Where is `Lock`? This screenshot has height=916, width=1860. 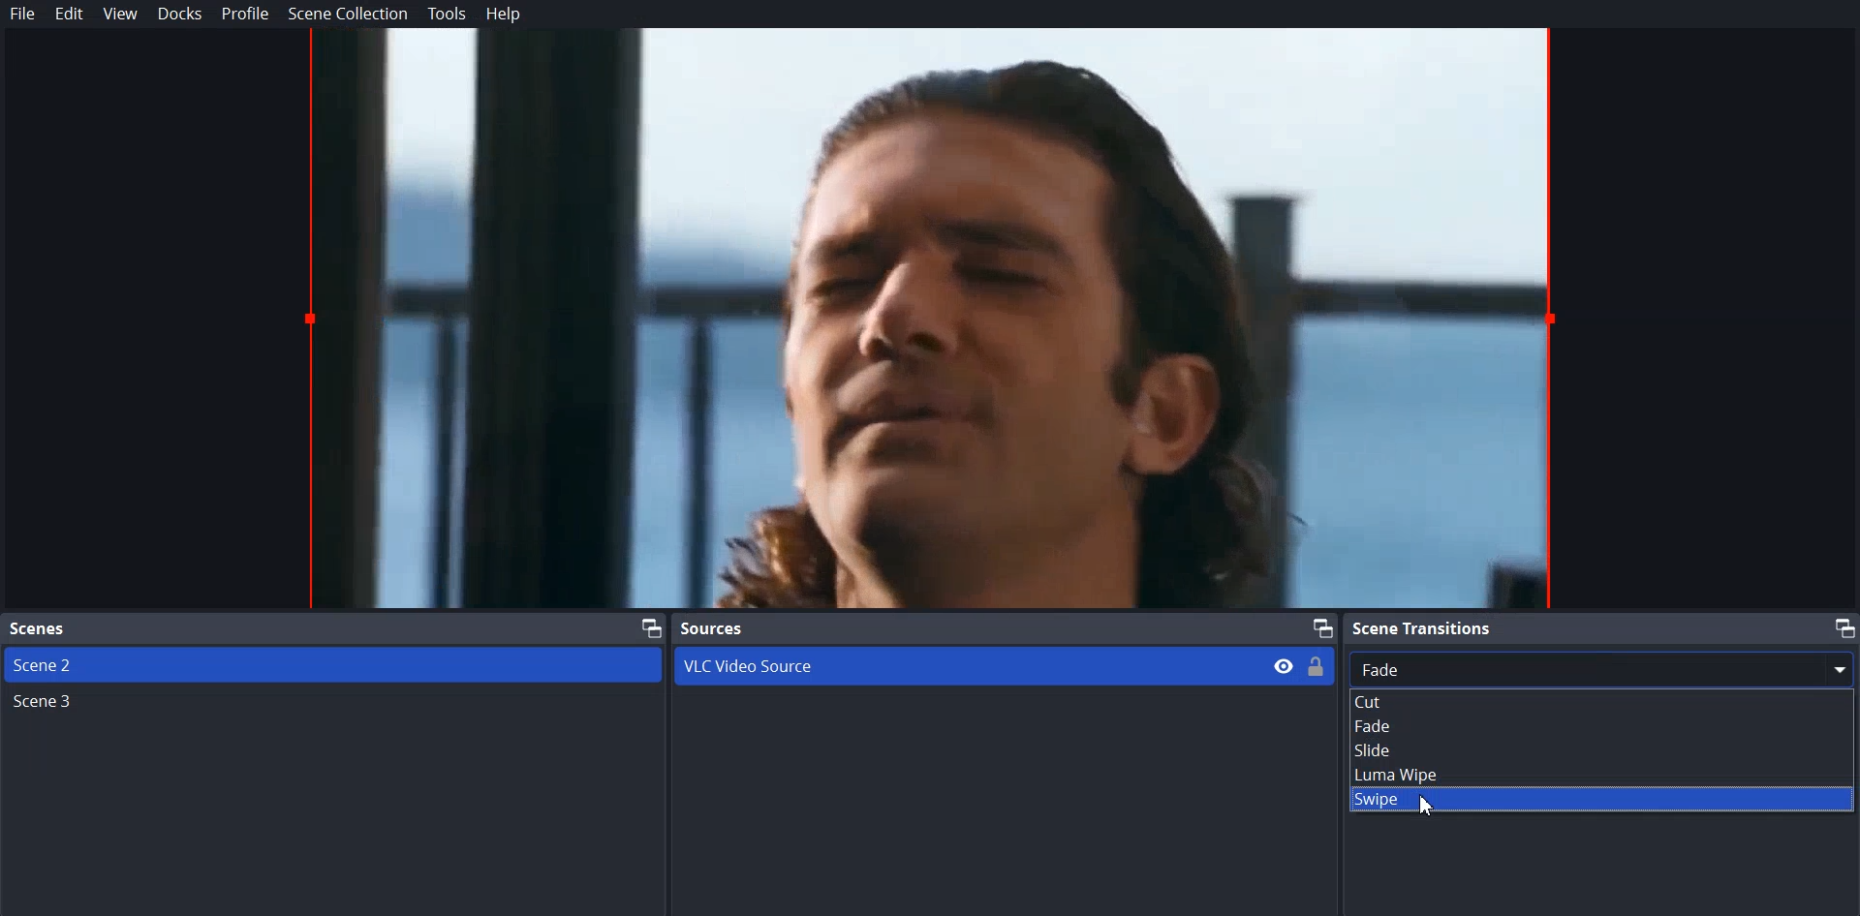 Lock is located at coordinates (1318, 667).